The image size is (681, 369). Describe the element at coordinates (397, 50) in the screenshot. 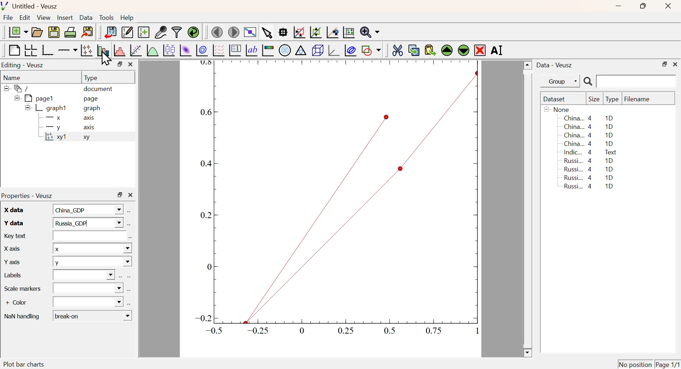

I see `Cut` at that location.